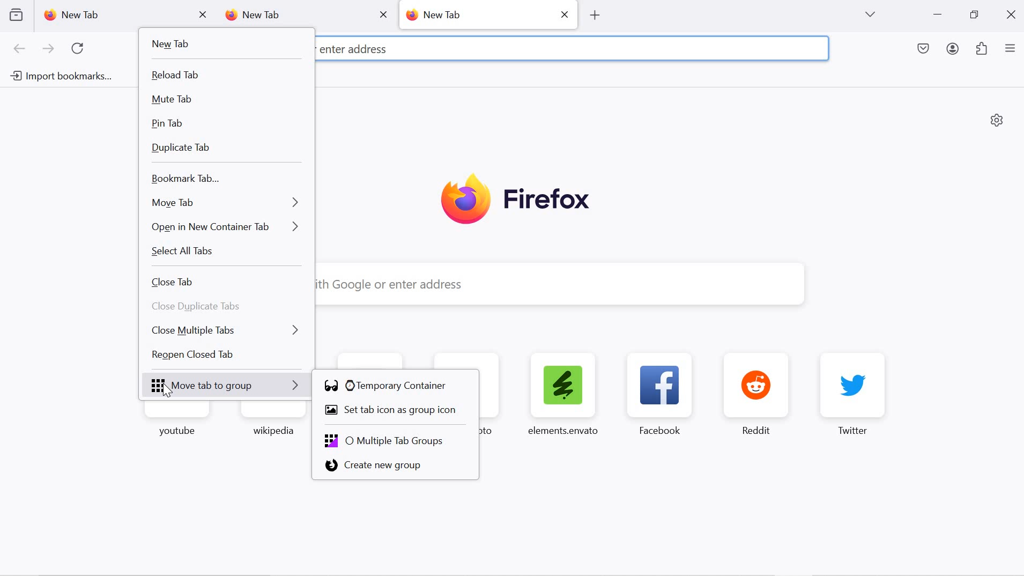 The image size is (1024, 576). Describe the element at coordinates (204, 15) in the screenshot. I see `close tab` at that location.